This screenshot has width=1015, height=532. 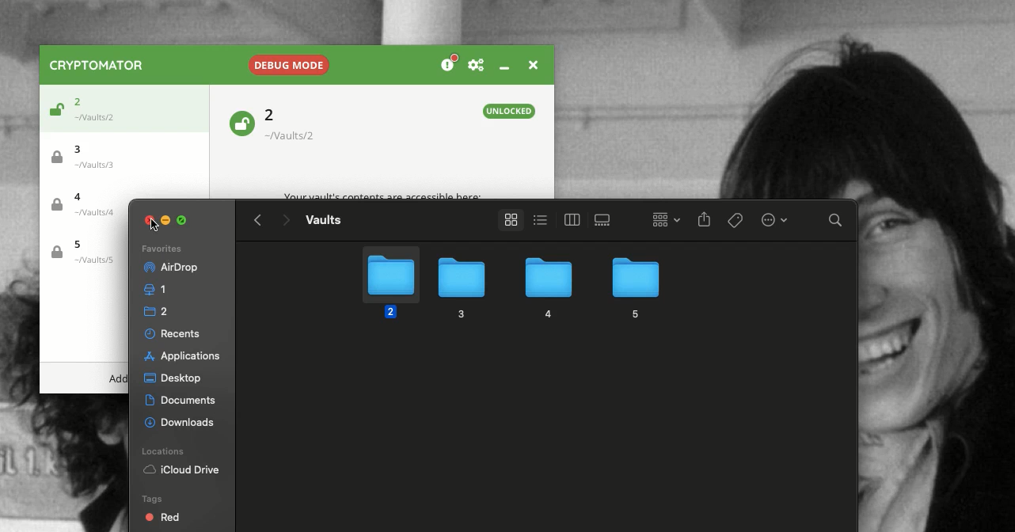 What do you see at coordinates (100, 106) in the screenshot?
I see `Vault 2` at bounding box center [100, 106].